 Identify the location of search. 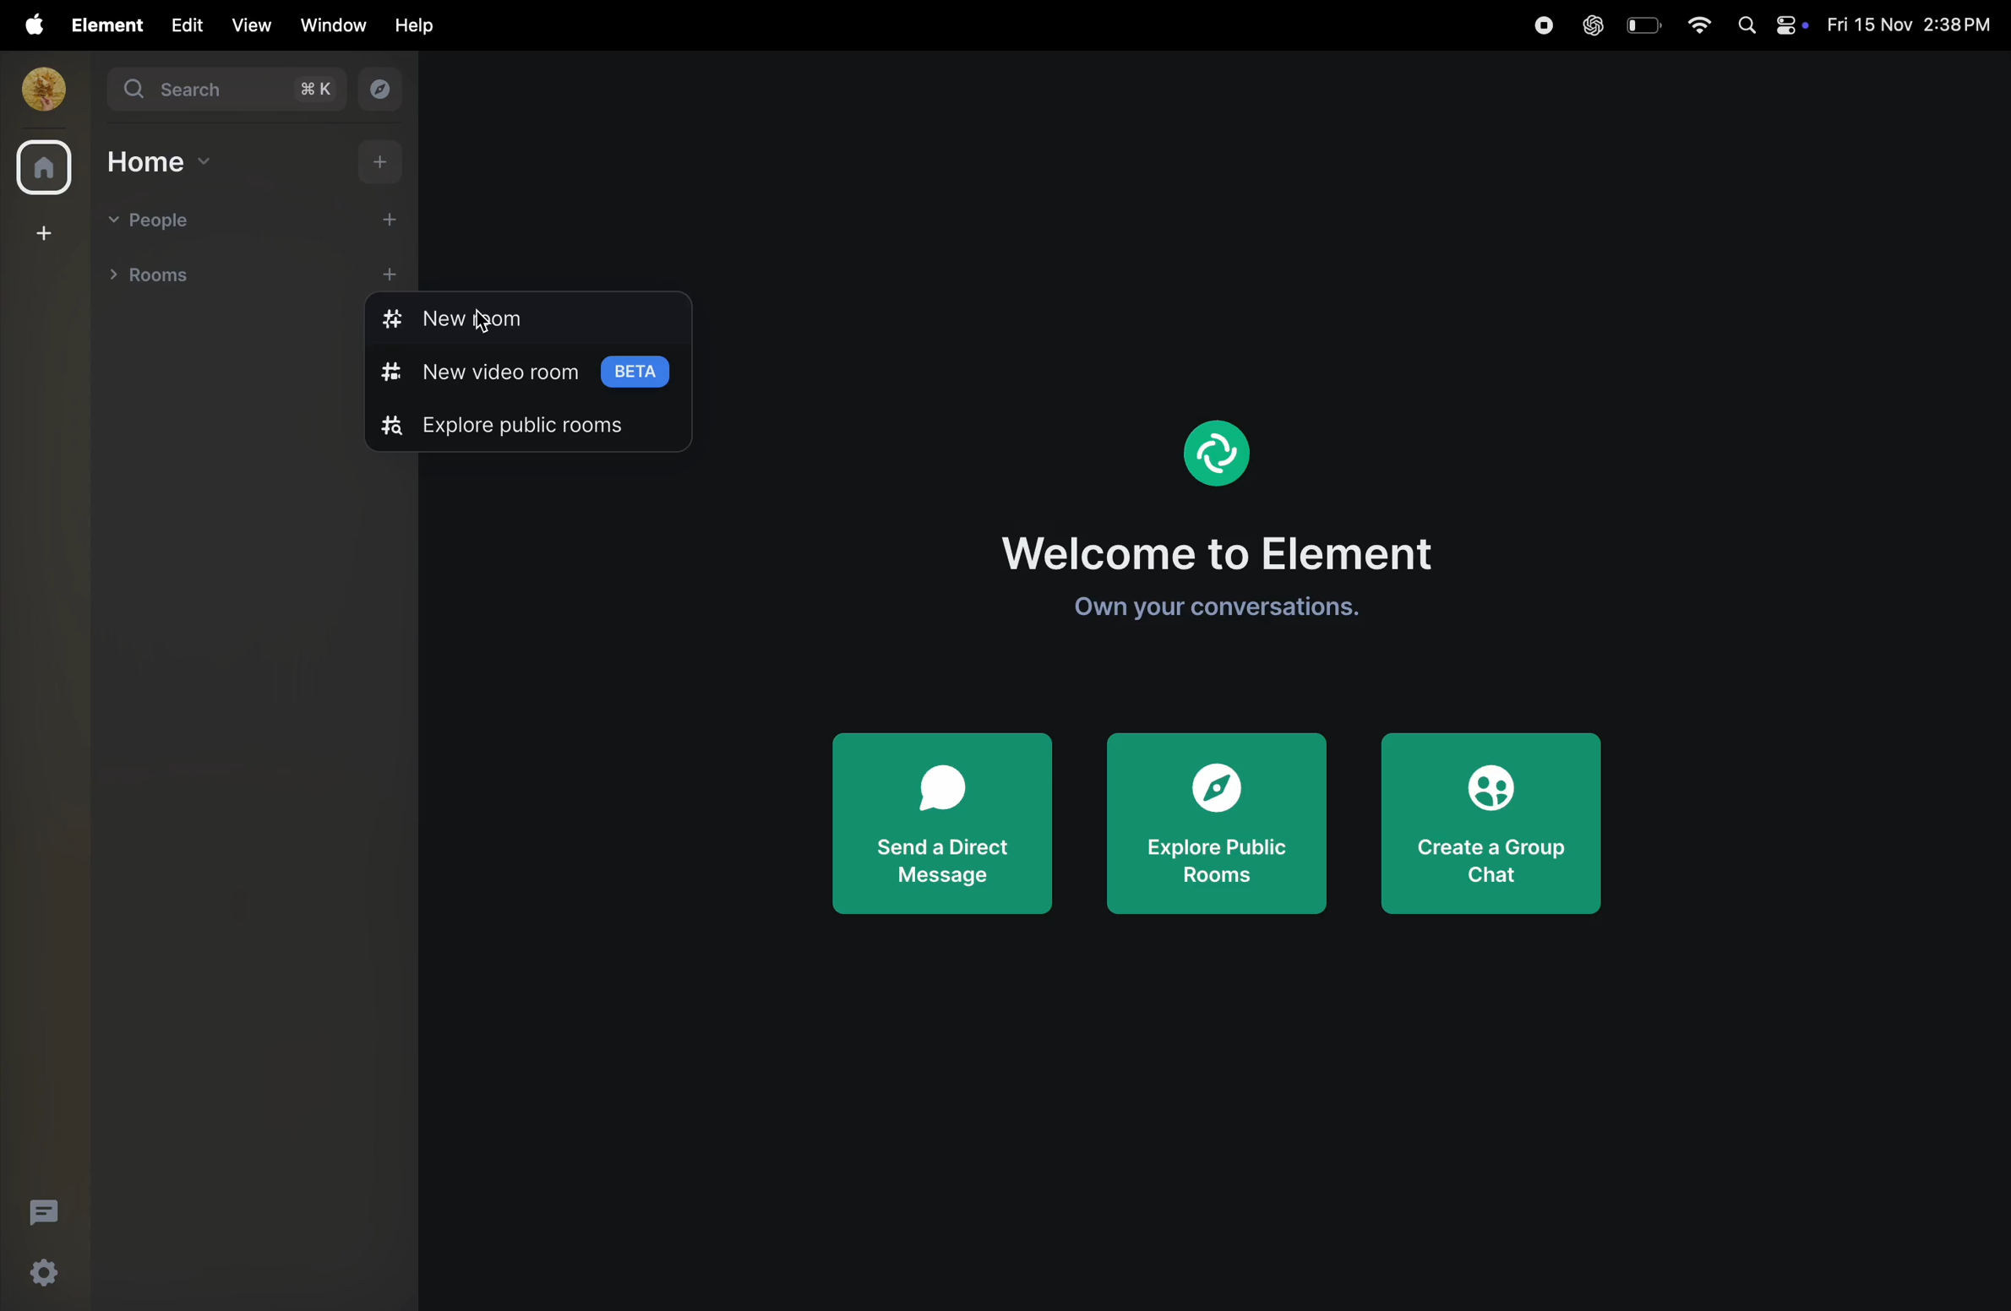
(224, 90).